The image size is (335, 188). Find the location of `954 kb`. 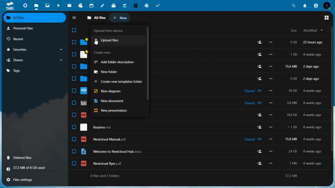

954 kb is located at coordinates (293, 115).